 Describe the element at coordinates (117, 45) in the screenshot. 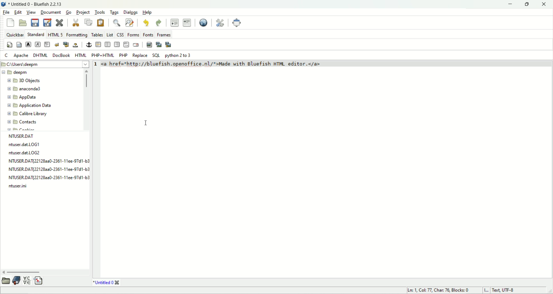

I see `right justify` at that location.